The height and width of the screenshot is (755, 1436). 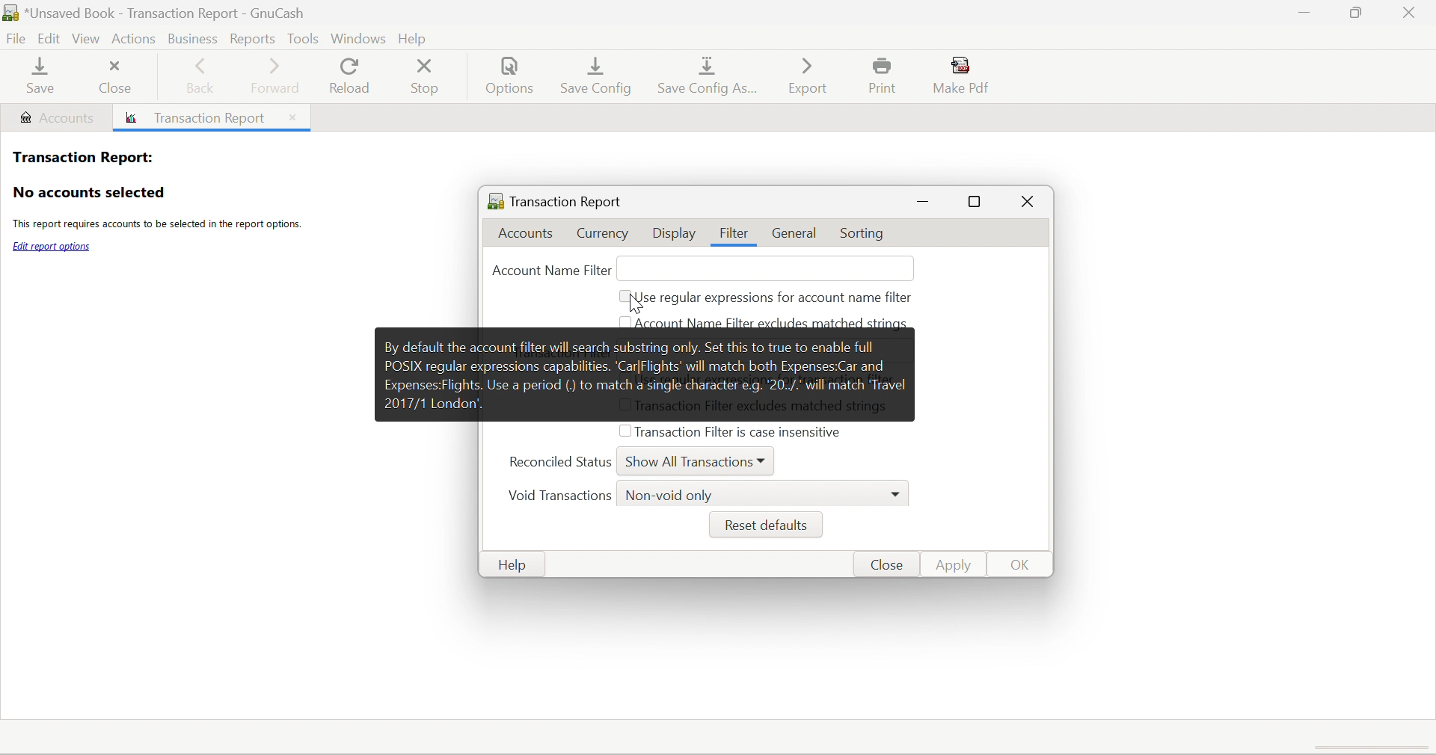 I want to click on help , so click(x=417, y=36).